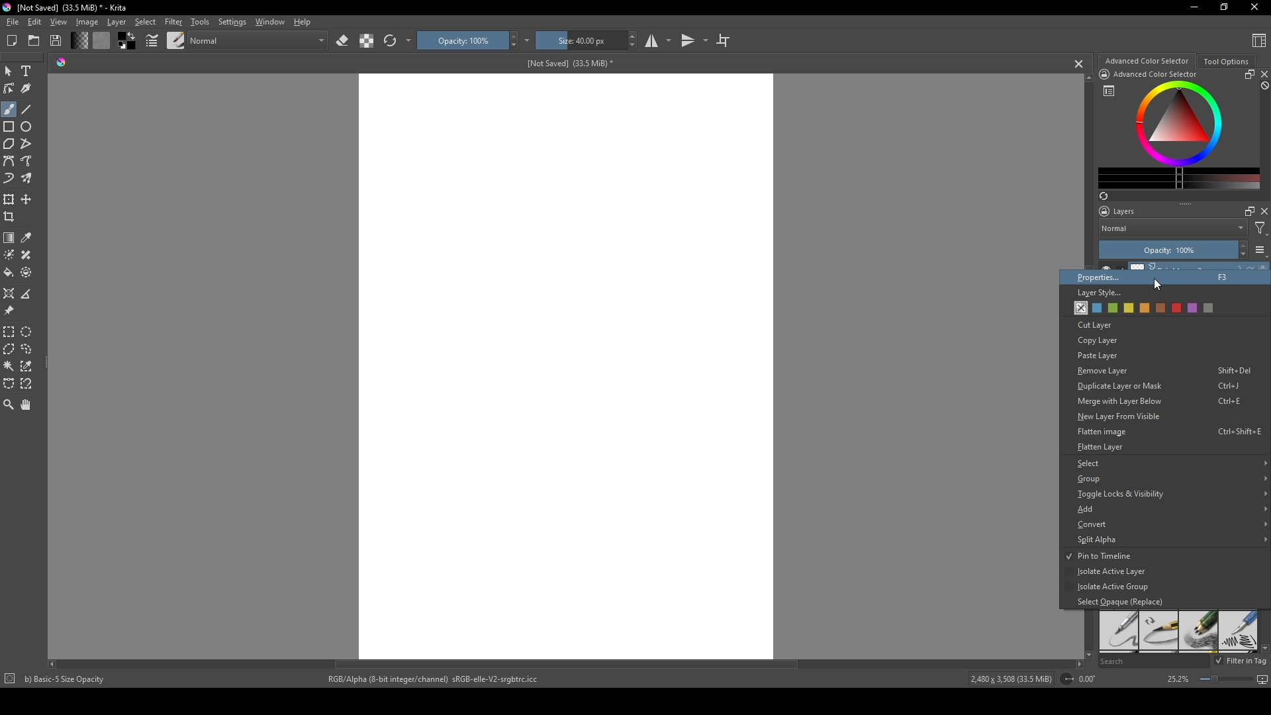 The height and width of the screenshot is (715, 1271). Describe the element at coordinates (1147, 61) in the screenshot. I see `Advanced color selector` at that location.